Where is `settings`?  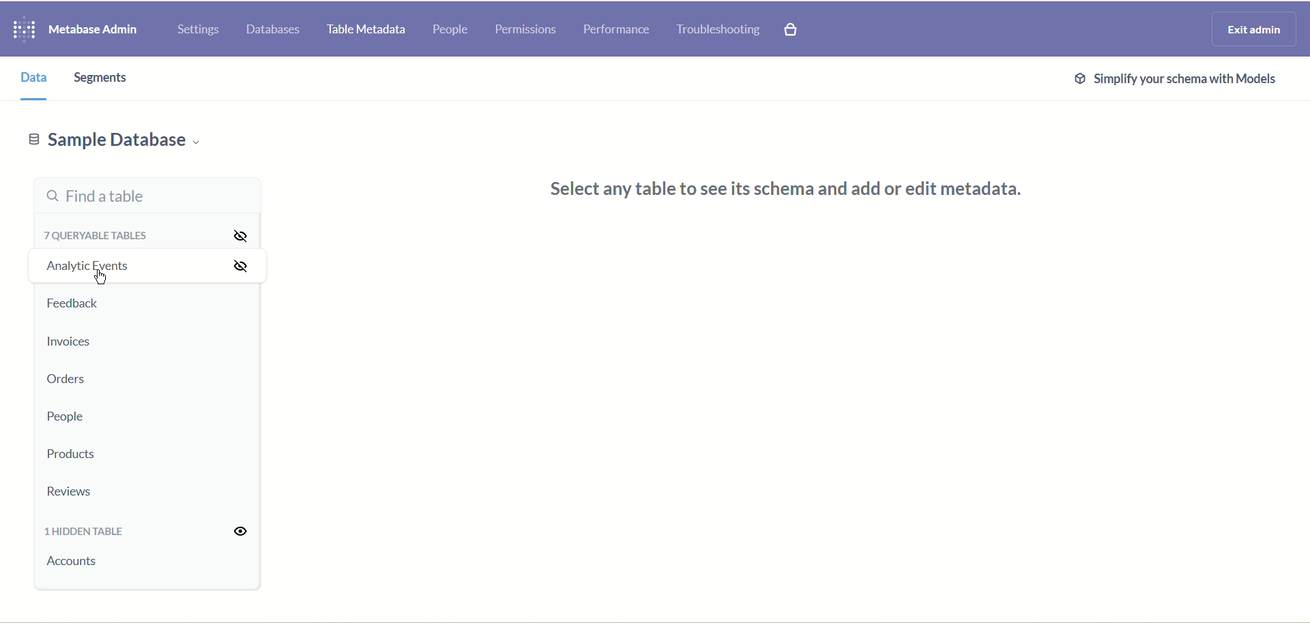 settings is located at coordinates (198, 31).